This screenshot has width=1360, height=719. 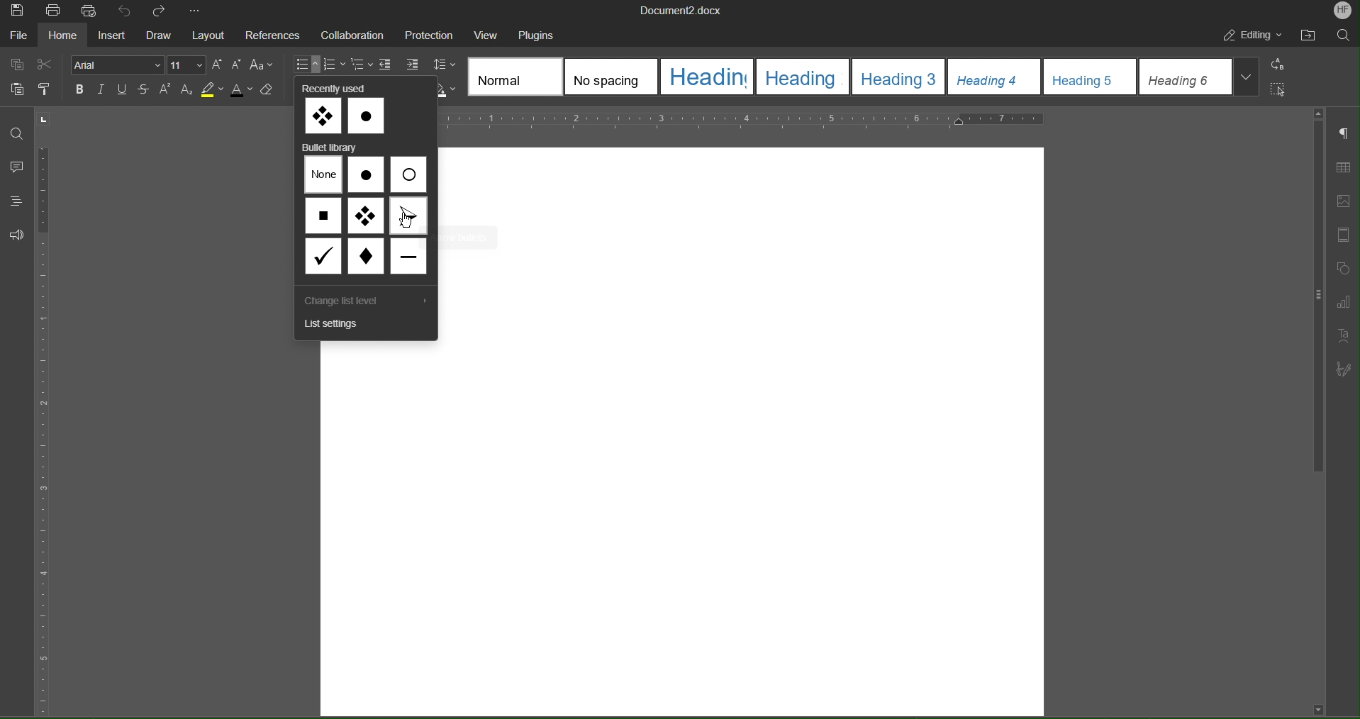 What do you see at coordinates (16, 200) in the screenshot?
I see `Headings` at bounding box center [16, 200].